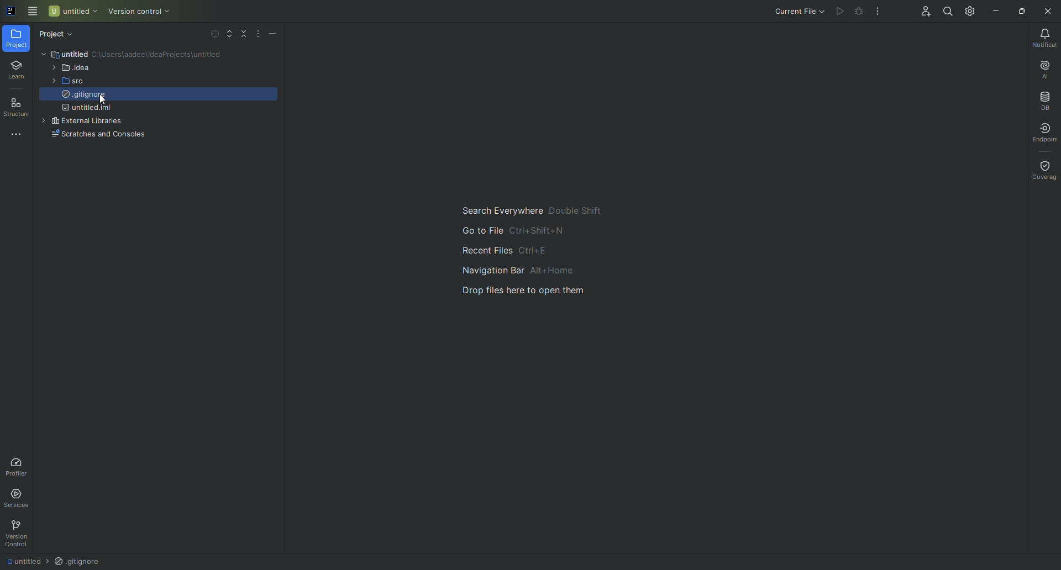 This screenshot has width=1061, height=570. Describe the element at coordinates (837, 9) in the screenshot. I see `Play` at that location.